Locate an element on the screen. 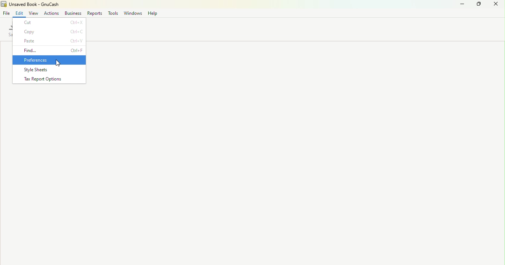  Reports is located at coordinates (94, 13).